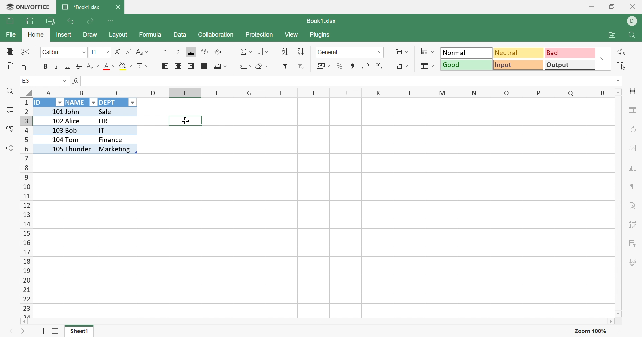 The image size is (642, 337). What do you see at coordinates (9, 110) in the screenshot?
I see `Comments` at bounding box center [9, 110].